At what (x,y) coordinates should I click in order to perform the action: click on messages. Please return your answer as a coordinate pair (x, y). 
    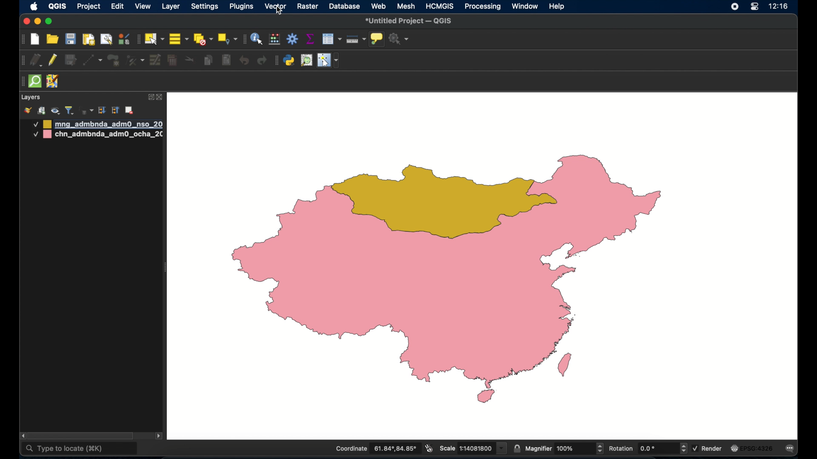
    Looking at the image, I should click on (791, 449).